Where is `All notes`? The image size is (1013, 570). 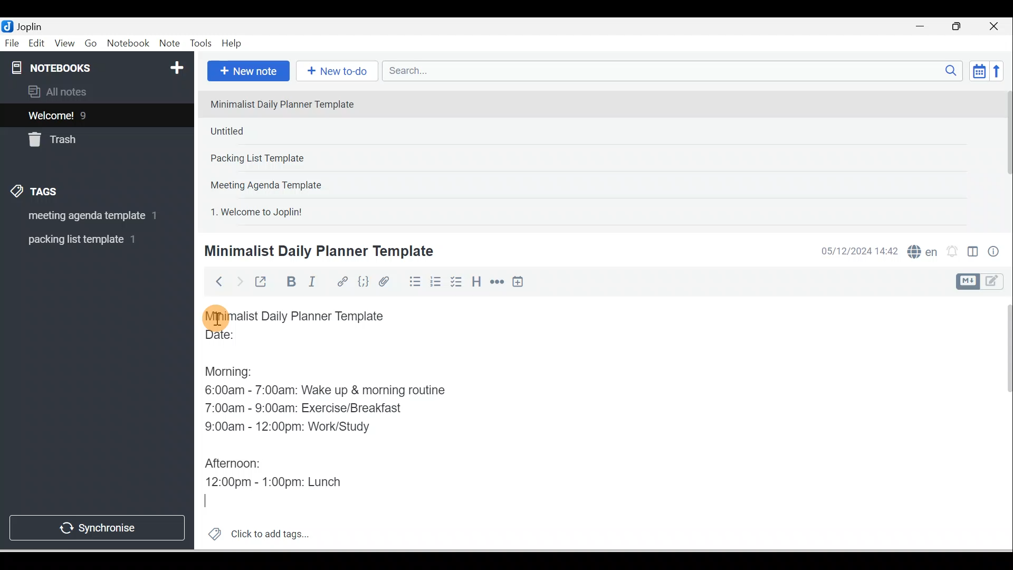 All notes is located at coordinates (95, 91).